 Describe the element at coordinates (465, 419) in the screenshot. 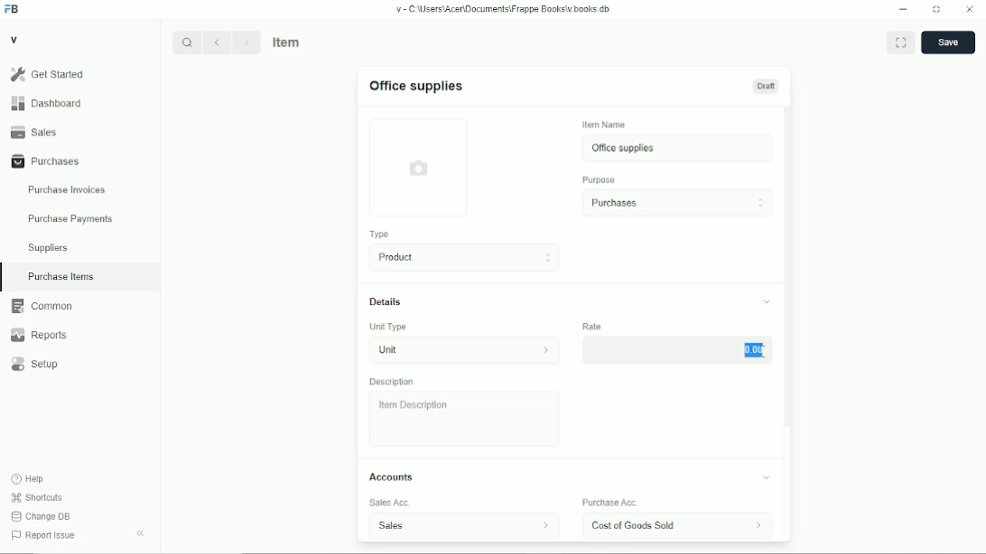

I see `item description` at that location.